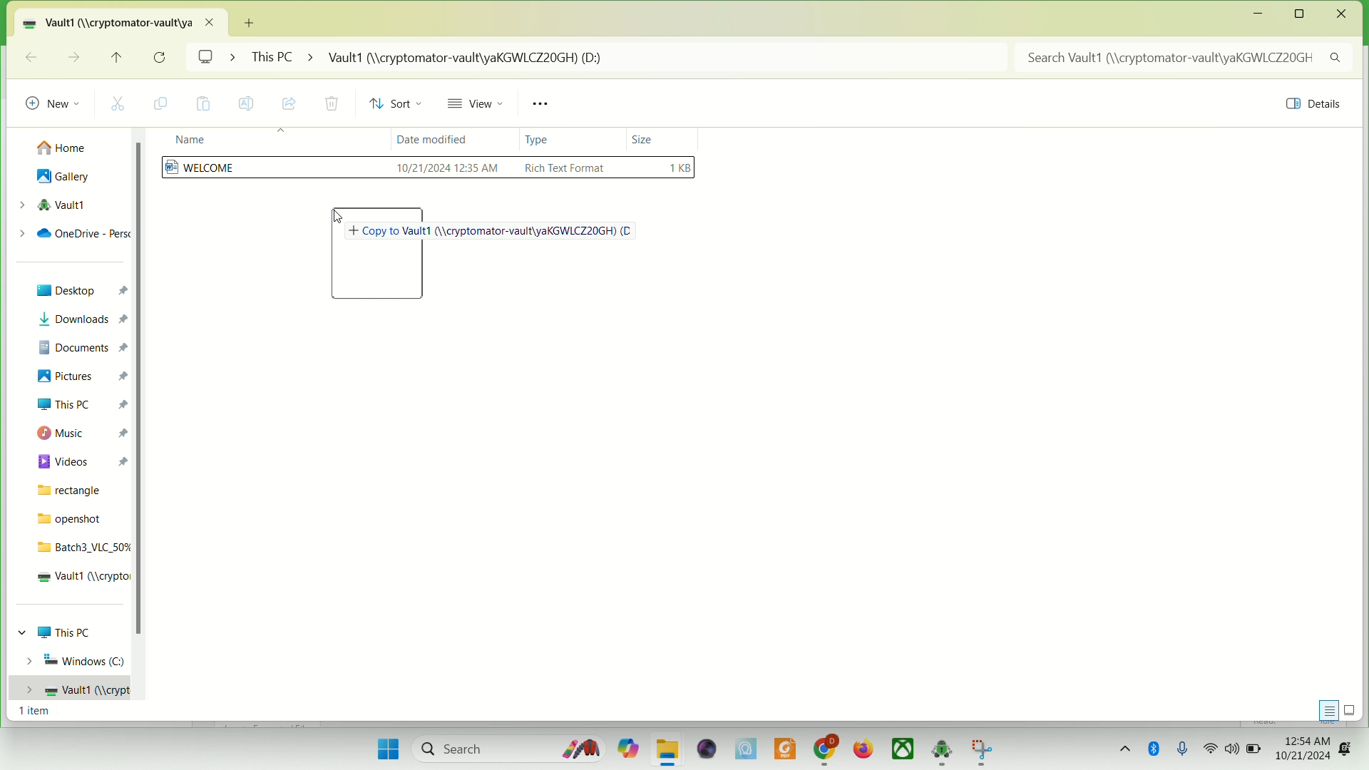 The height and width of the screenshot is (770, 1369). What do you see at coordinates (1186, 748) in the screenshot?
I see `microphone` at bounding box center [1186, 748].